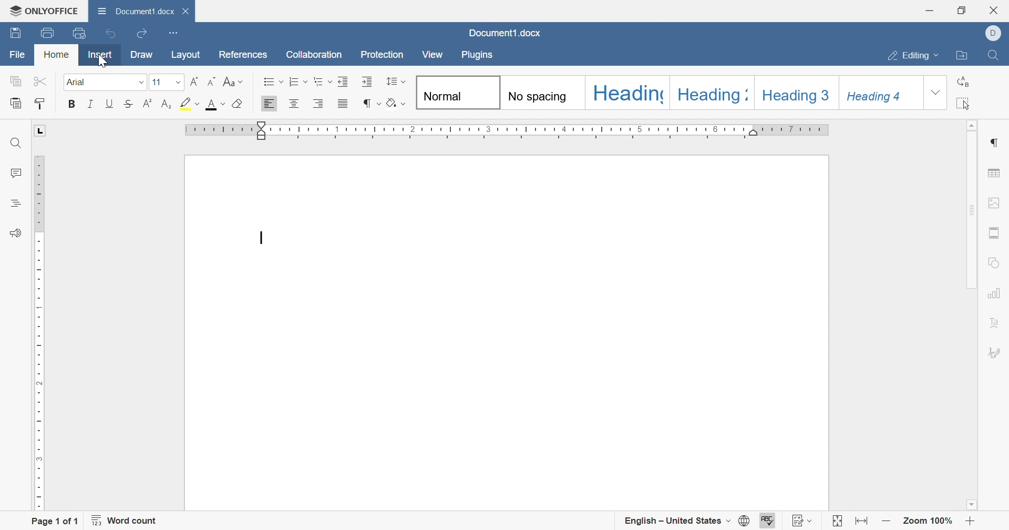 The image size is (1009, 530). What do you see at coordinates (458, 93) in the screenshot?
I see `Normal` at bounding box center [458, 93].